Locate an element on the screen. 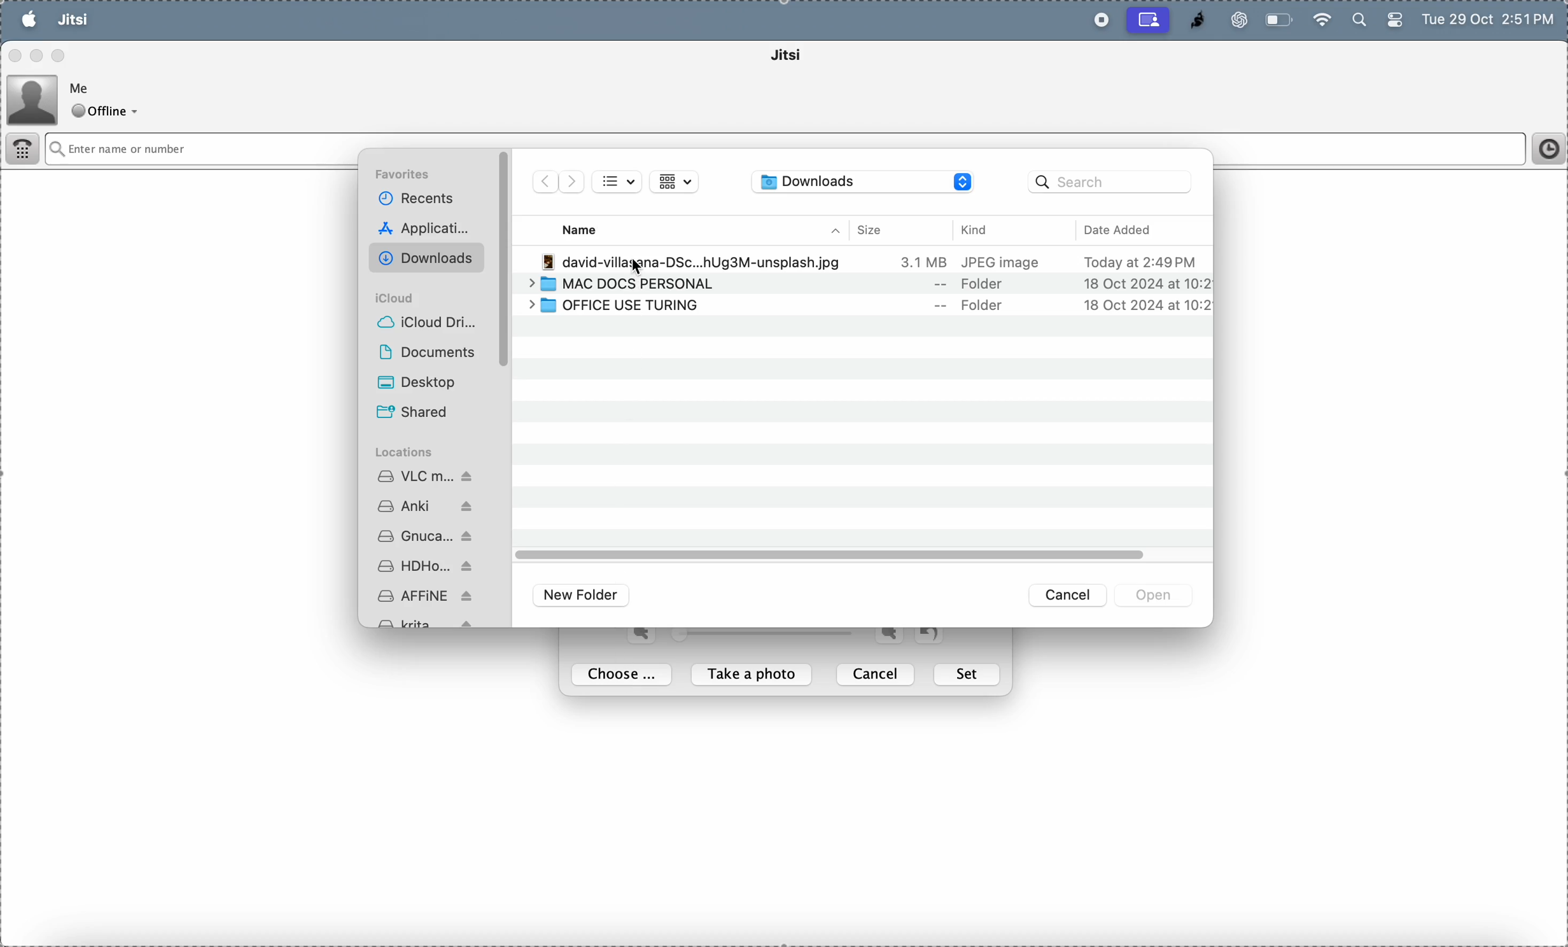 The width and height of the screenshot is (1568, 947). help is located at coordinates (229, 20).